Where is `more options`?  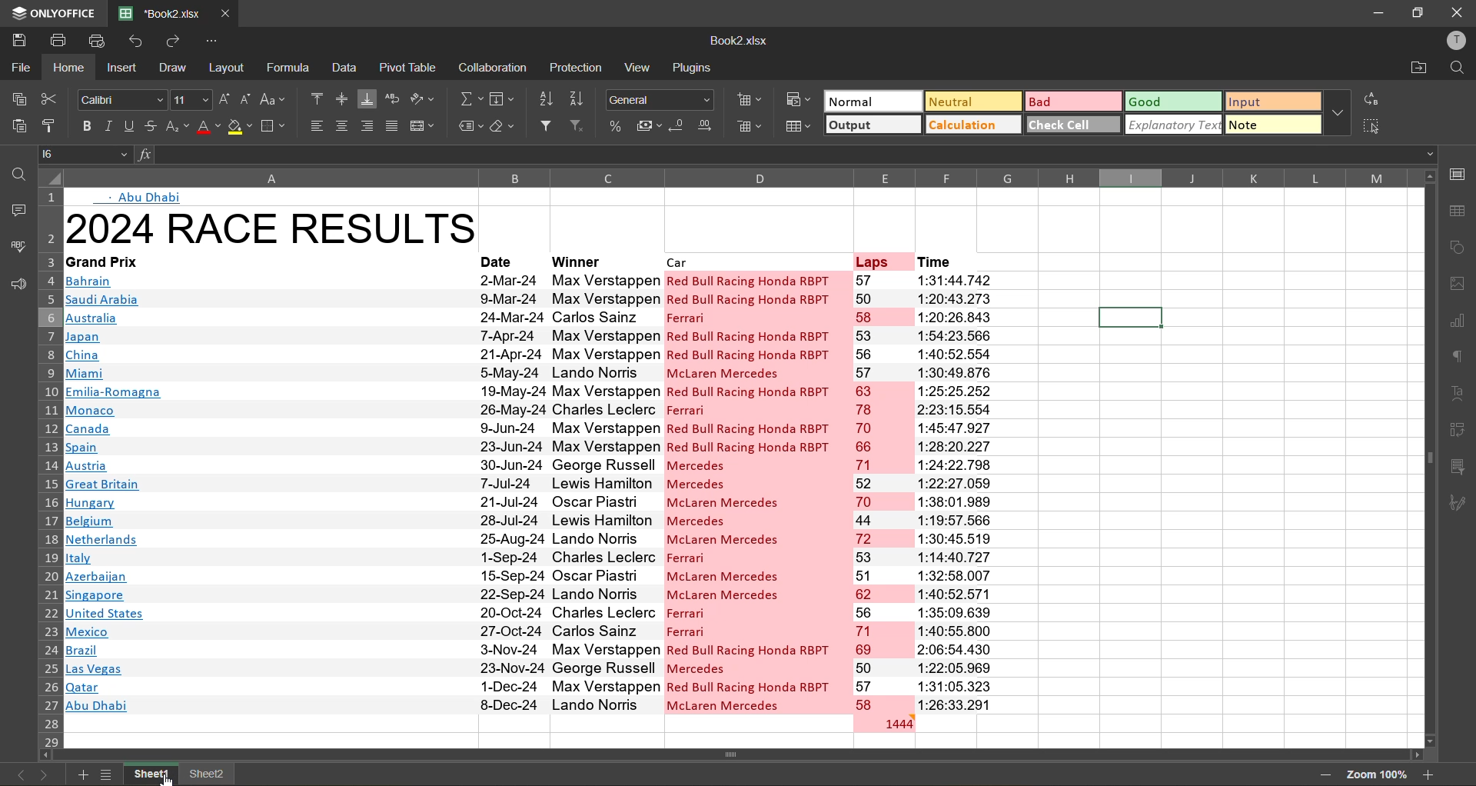 more options is located at coordinates (1338, 110).